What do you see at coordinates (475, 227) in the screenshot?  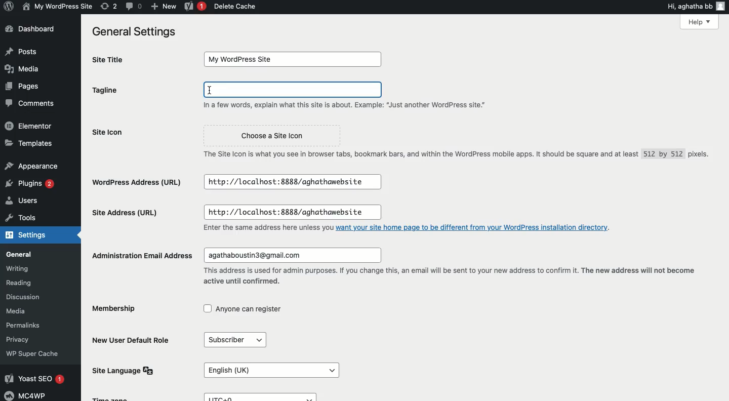 I see `want your site home page to be different from your WordPress installation directory.` at bounding box center [475, 227].